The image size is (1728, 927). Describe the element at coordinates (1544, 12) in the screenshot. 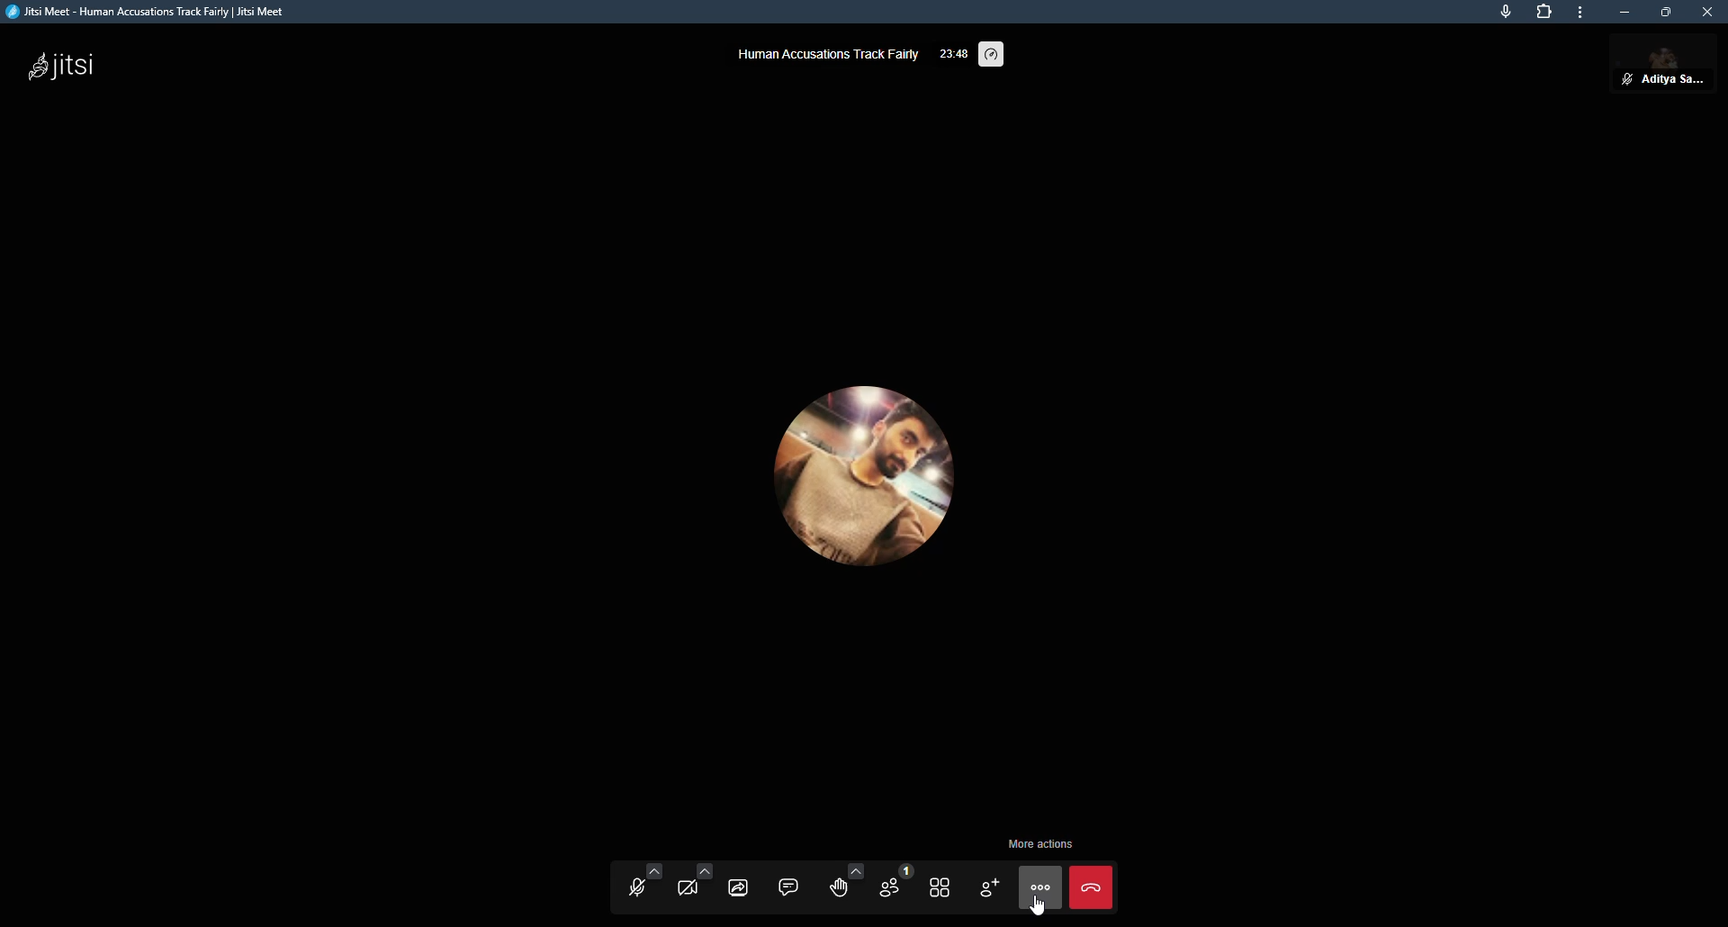

I see `extensions` at that location.